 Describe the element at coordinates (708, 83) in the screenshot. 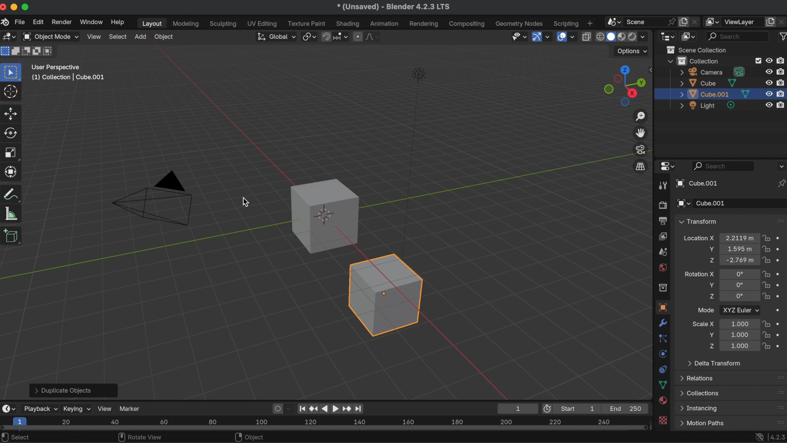

I see `cube` at that location.